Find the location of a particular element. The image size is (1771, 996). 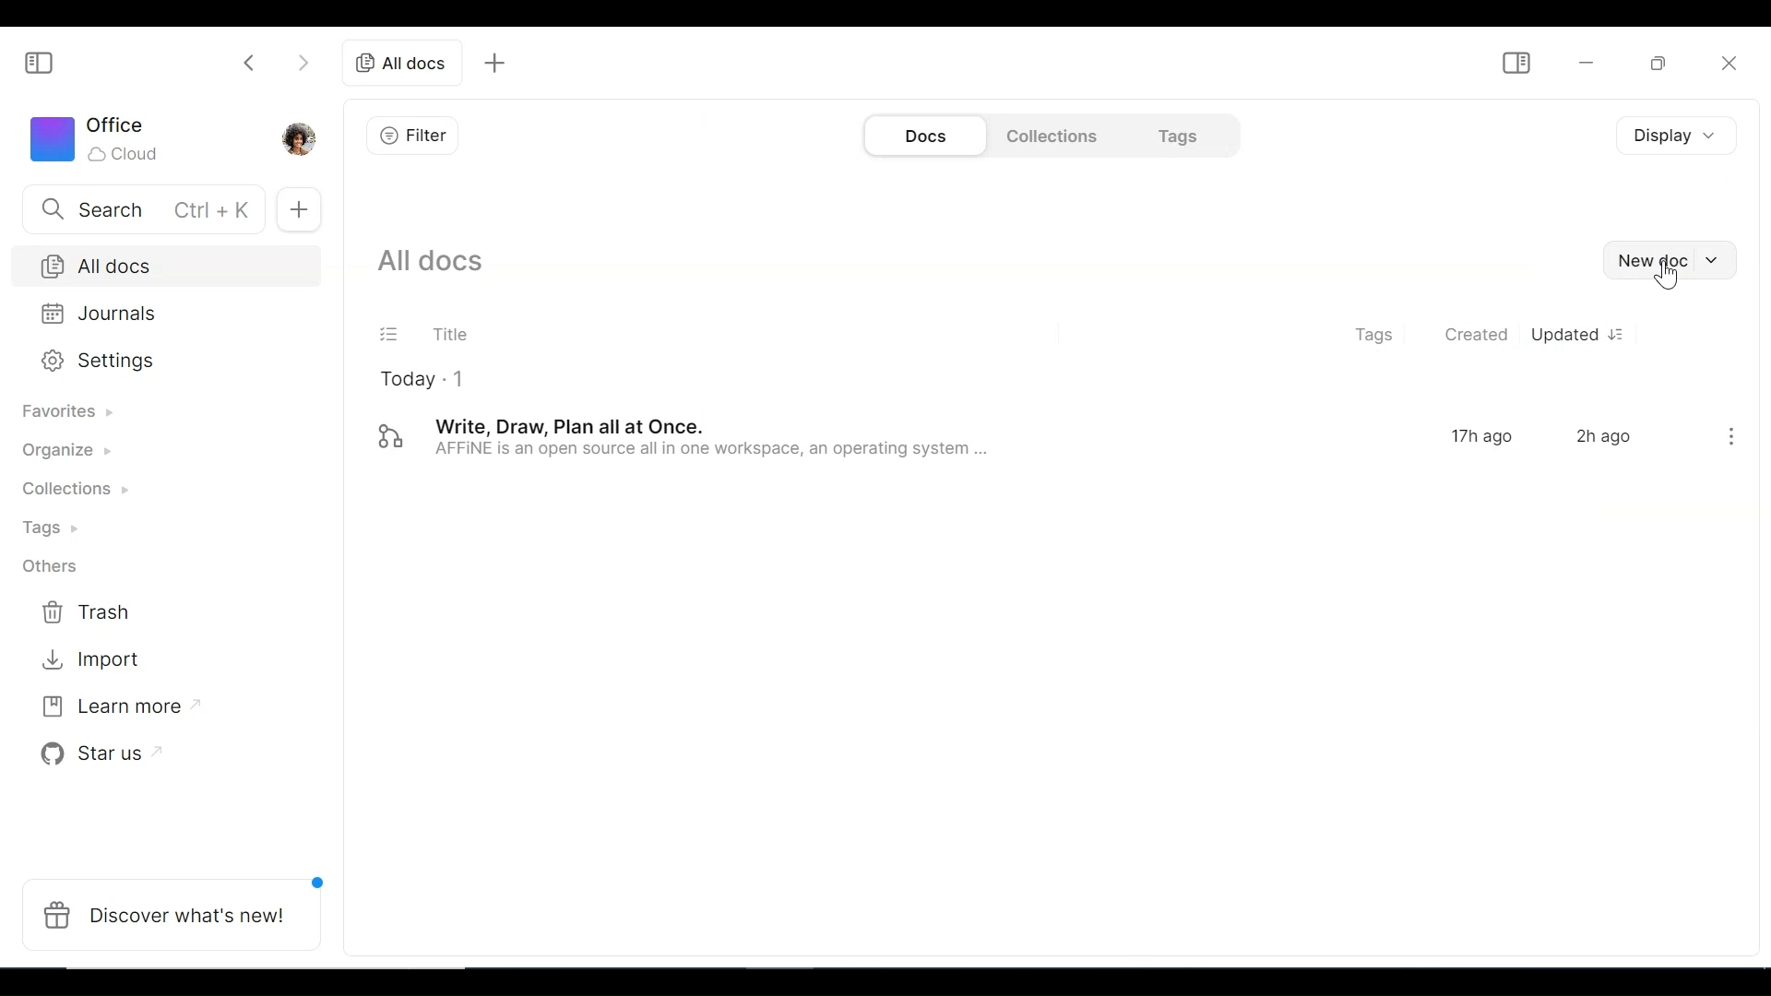

Options is located at coordinates (1727, 437).